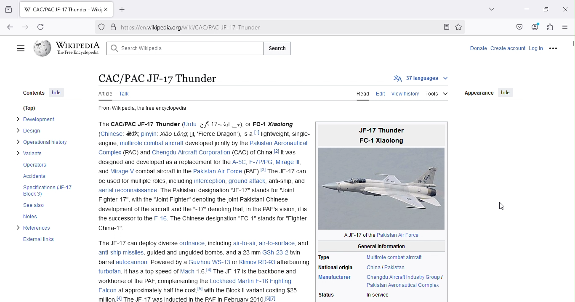  Describe the element at coordinates (554, 49) in the screenshot. I see `options` at that location.